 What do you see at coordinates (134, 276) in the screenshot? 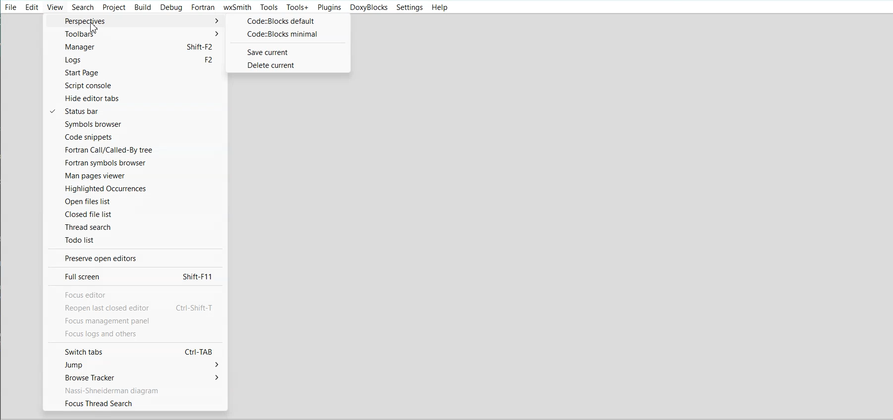
I see `Full screen` at bounding box center [134, 276].